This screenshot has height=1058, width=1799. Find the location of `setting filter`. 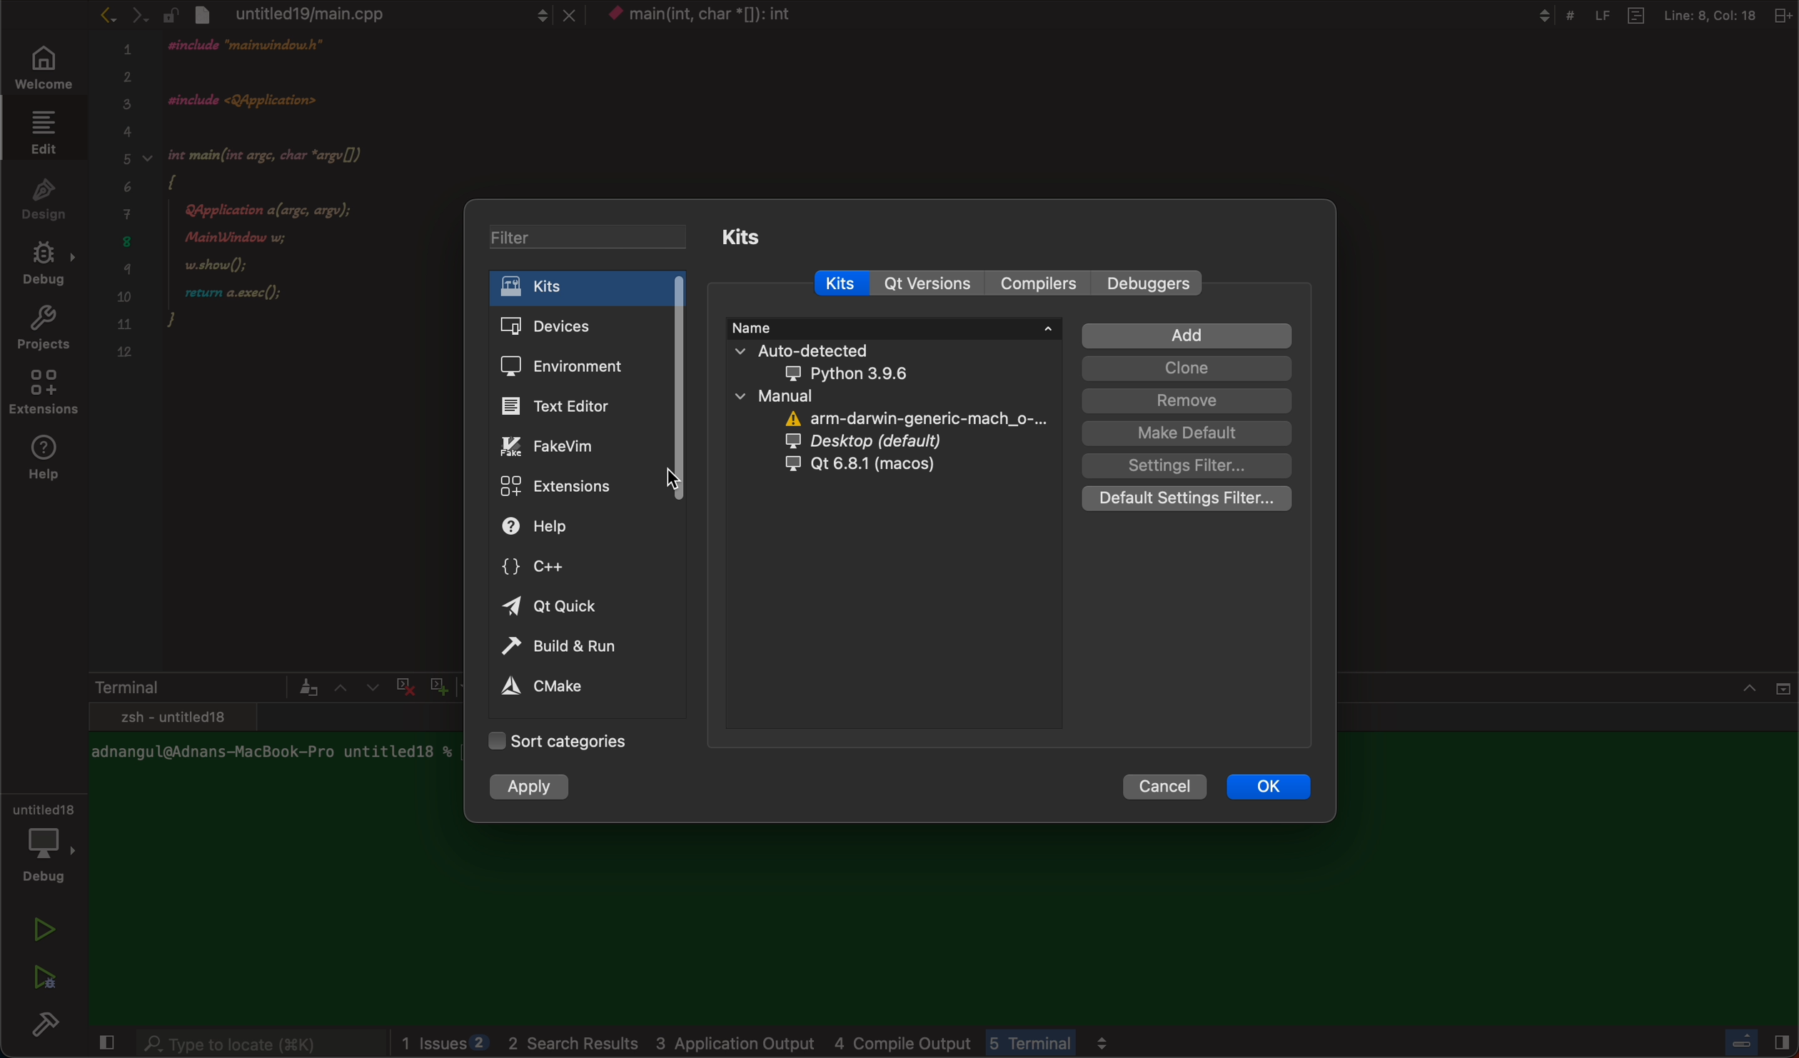

setting filter is located at coordinates (1185, 465).